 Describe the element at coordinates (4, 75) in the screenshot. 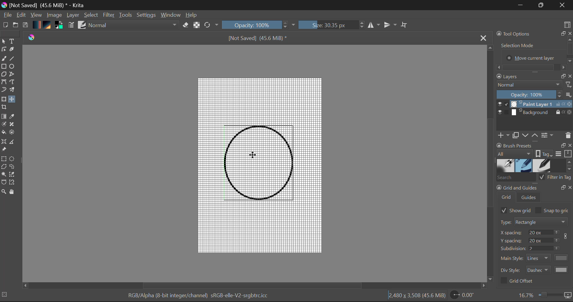

I see `Polygon` at that location.